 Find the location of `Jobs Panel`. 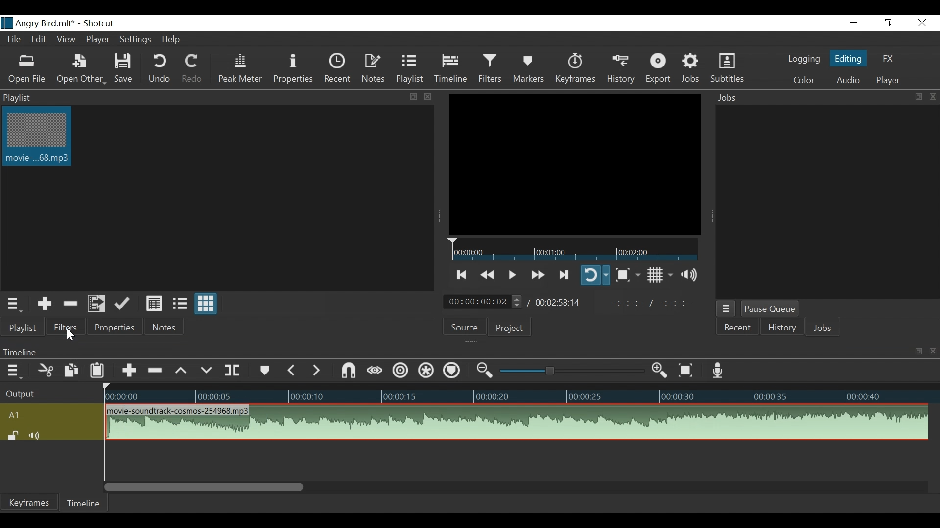

Jobs Panel is located at coordinates (825, 201).